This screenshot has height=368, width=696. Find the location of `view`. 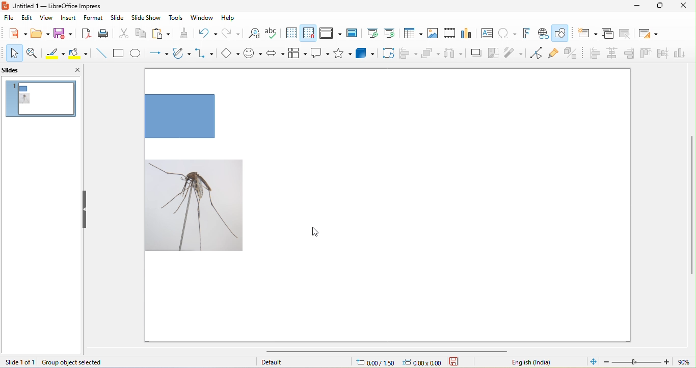

view is located at coordinates (45, 19).